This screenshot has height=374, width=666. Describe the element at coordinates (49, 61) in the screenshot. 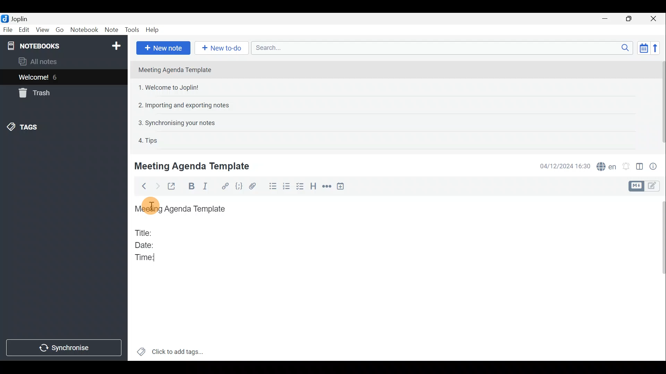

I see `All notes` at that location.